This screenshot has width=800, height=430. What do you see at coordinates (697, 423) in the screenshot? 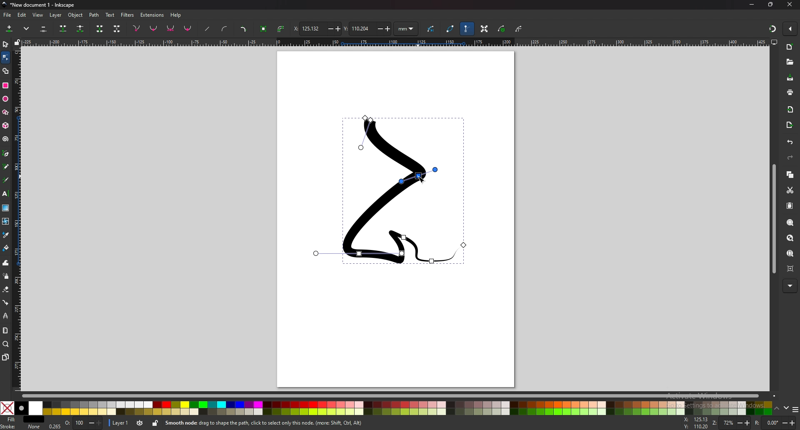
I see `cursor coordinates` at bounding box center [697, 423].